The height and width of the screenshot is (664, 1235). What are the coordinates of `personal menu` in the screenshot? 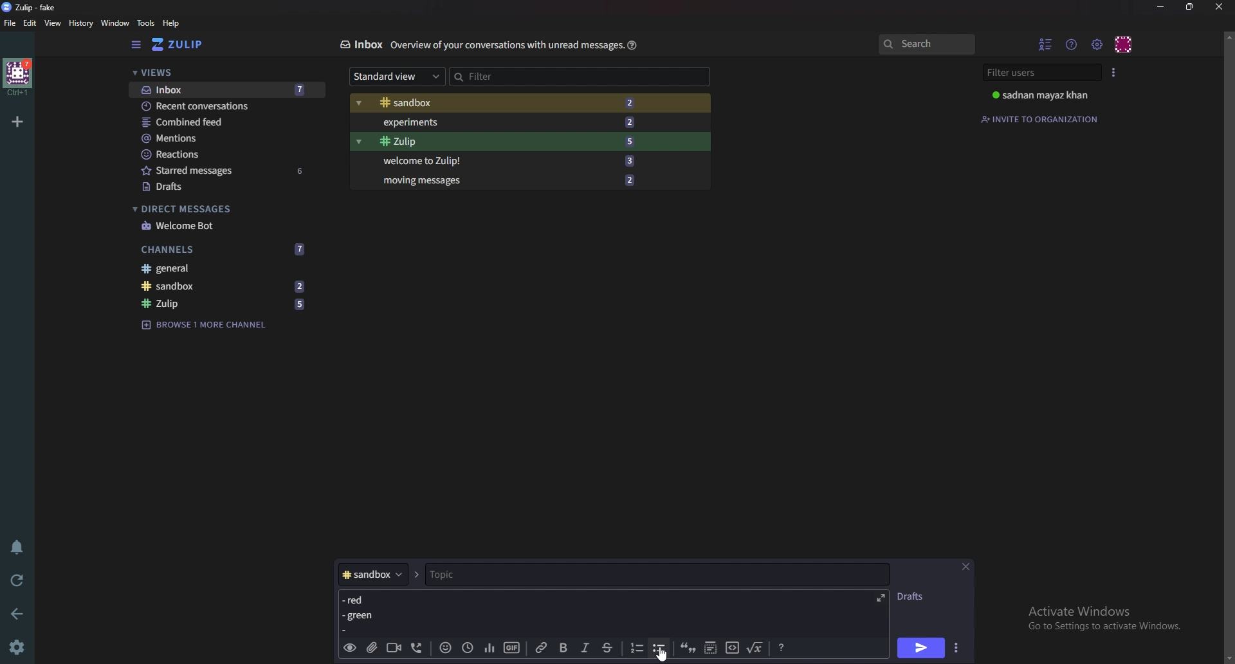 It's located at (1124, 44).